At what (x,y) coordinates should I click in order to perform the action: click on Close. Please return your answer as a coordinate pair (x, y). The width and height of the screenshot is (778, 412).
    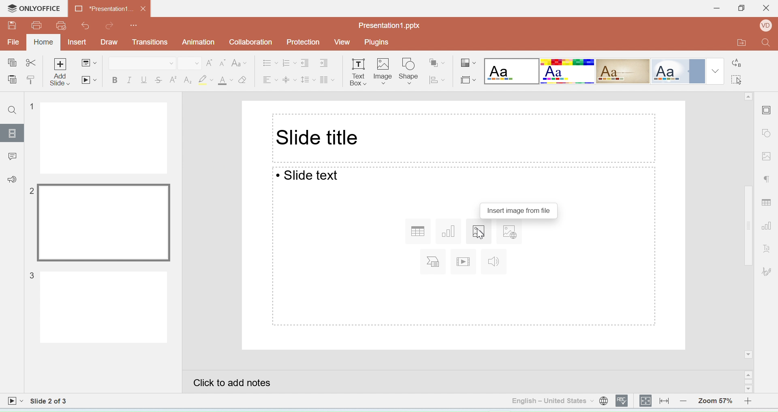
    Looking at the image, I should click on (765, 10).